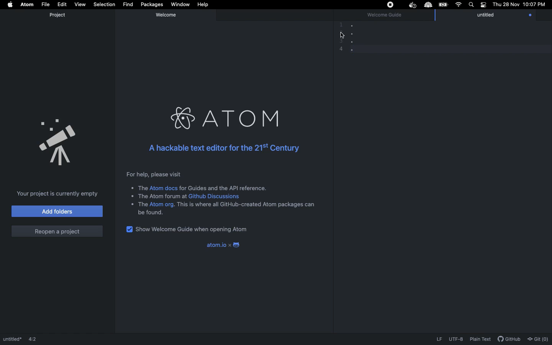 This screenshot has width=552, height=345. What do you see at coordinates (168, 15) in the screenshot?
I see `Welcome` at bounding box center [168, 15].